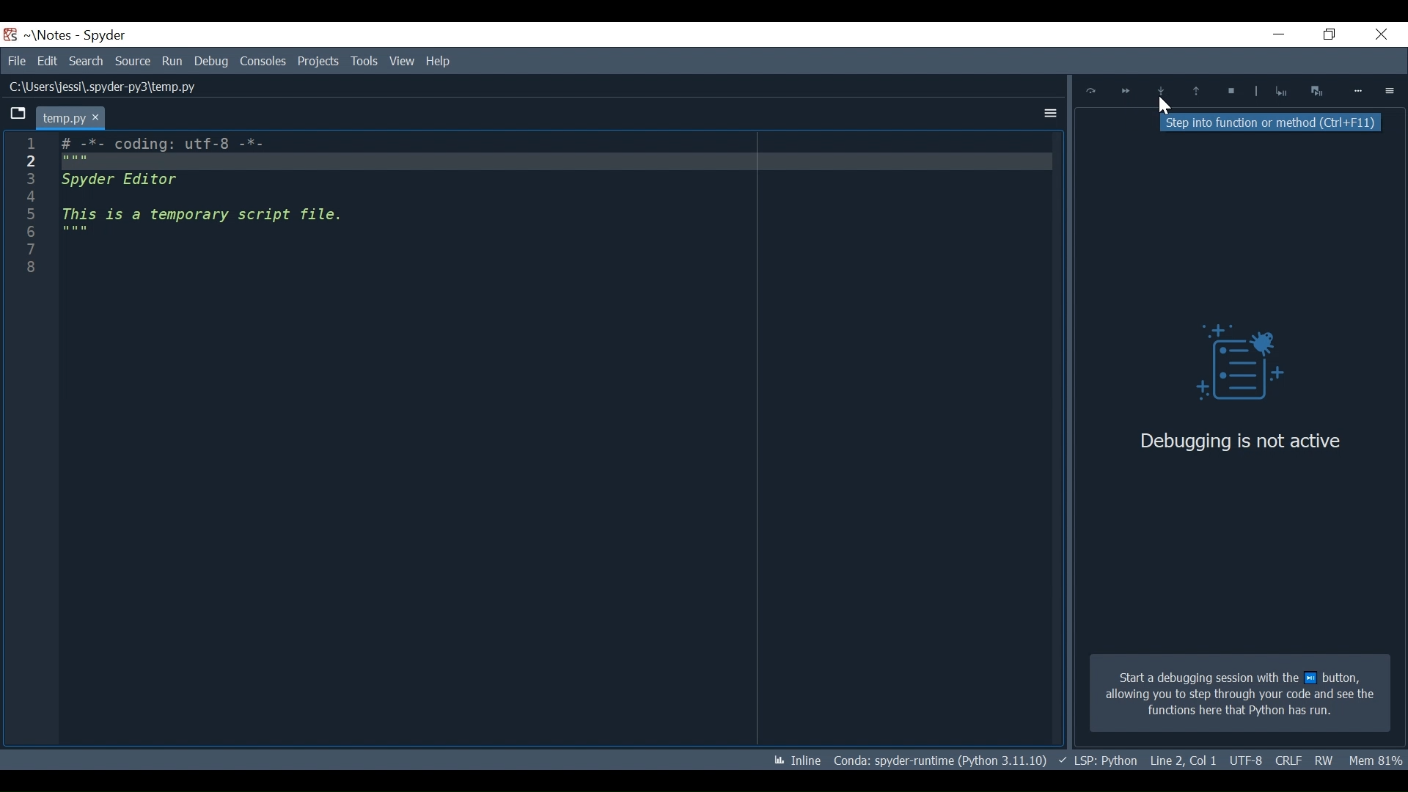 The image size is (1408, 792). Describe the element at coordinates (1325, 35) in the screenshot. I see `Restore` at that location.